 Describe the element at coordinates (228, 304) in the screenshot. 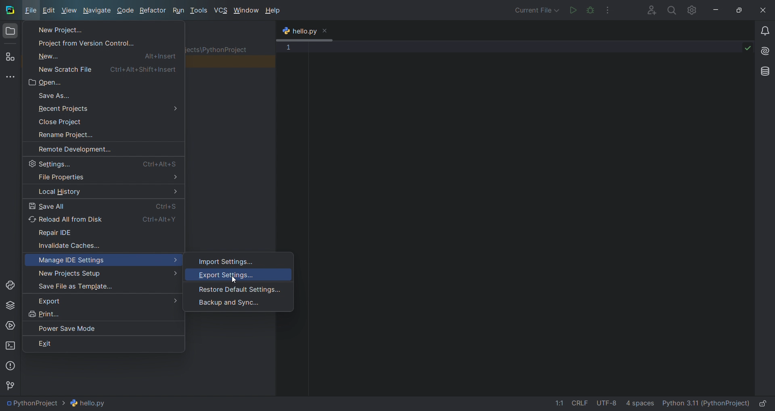

I see `backup and sync` at that location.